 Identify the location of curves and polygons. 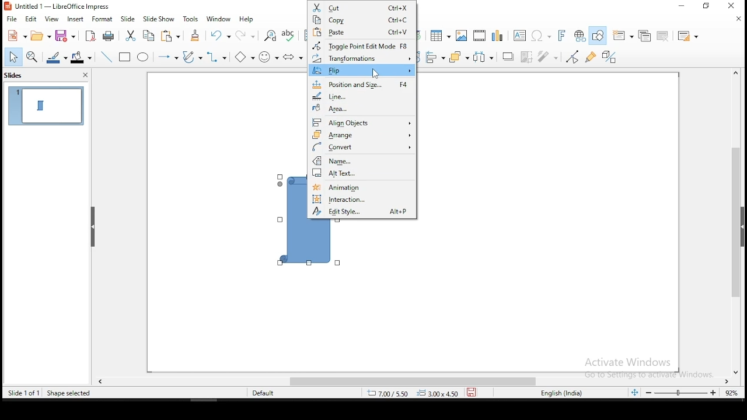
(191, 56).